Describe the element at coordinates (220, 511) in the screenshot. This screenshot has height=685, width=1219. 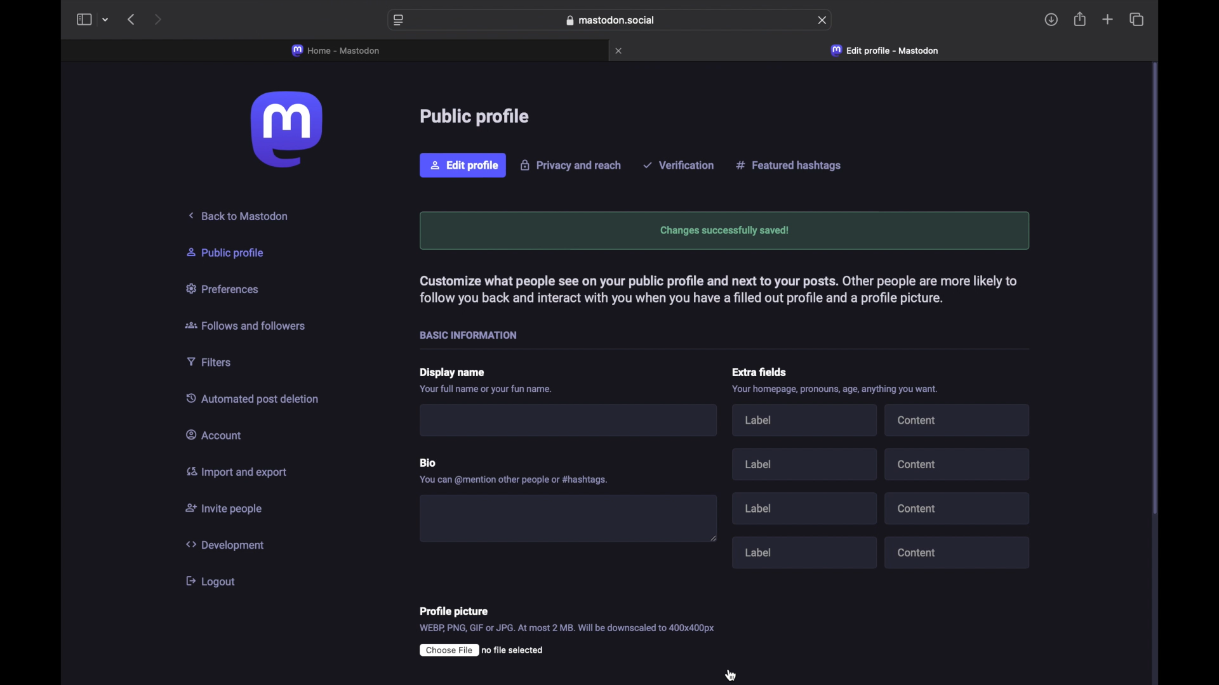
I see `Invite people` at that location.